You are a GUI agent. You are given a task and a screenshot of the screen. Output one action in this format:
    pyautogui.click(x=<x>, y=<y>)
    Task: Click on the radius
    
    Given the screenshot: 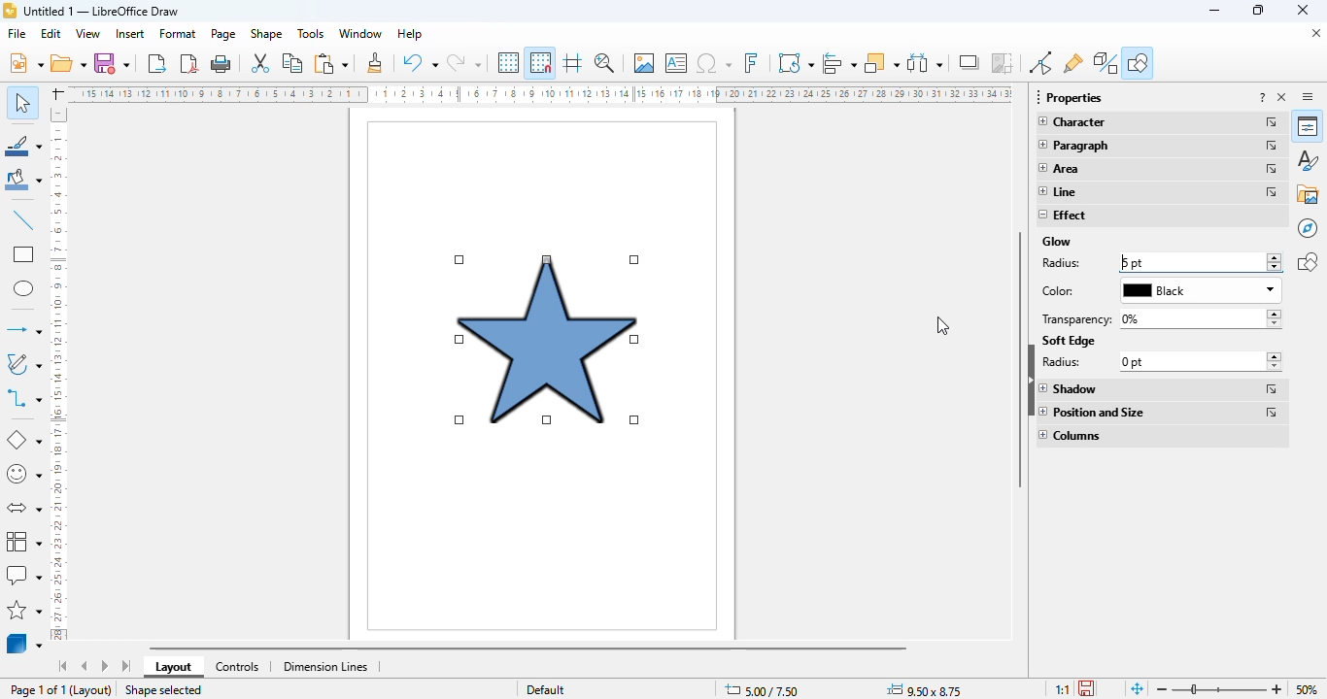 What is the action you would take?
    pyautogui.click(x=1074, y=263)
    